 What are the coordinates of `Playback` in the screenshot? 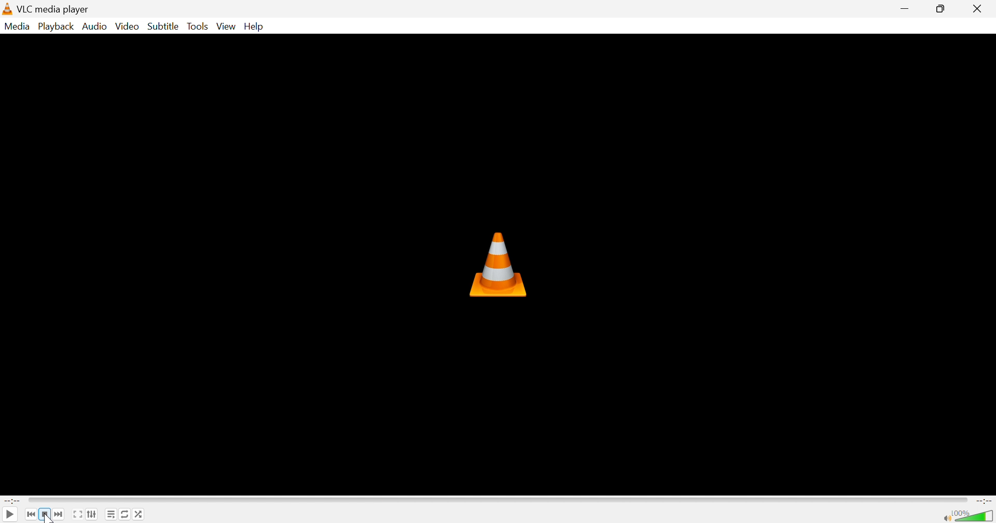 It's located at (57, 27).